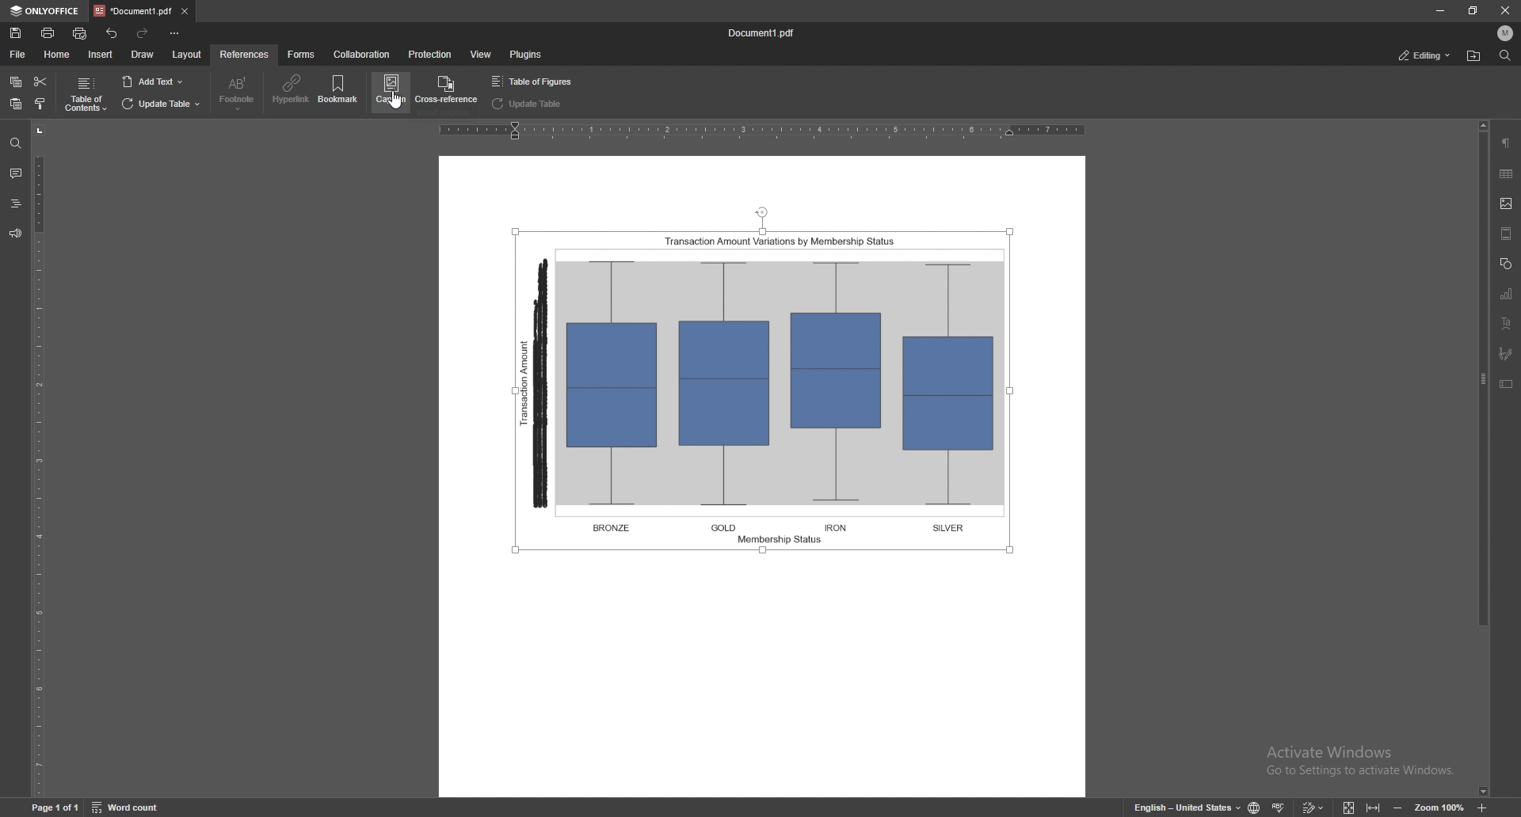  I want to click on table, so click(1507, 173).